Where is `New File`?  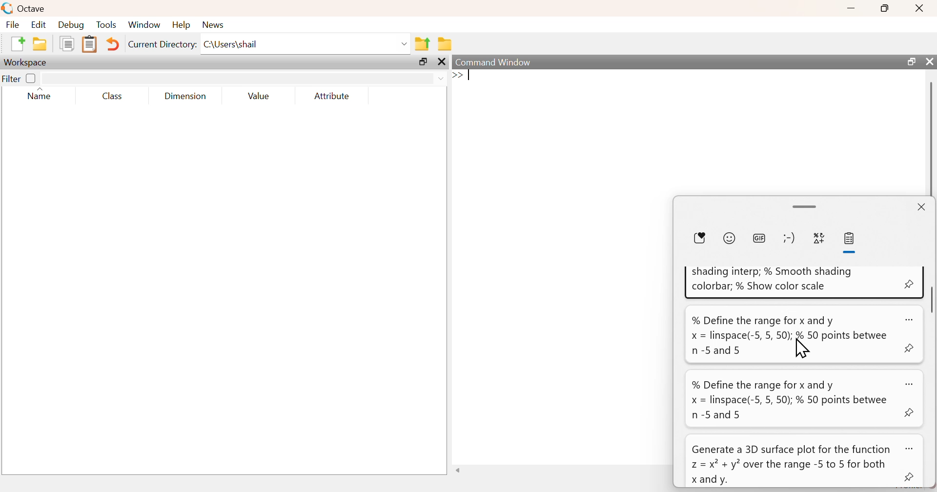 New File is located at coordinates (17, 44).